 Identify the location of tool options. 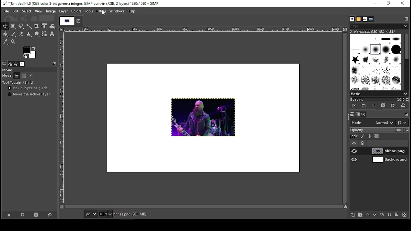
(4, 64).